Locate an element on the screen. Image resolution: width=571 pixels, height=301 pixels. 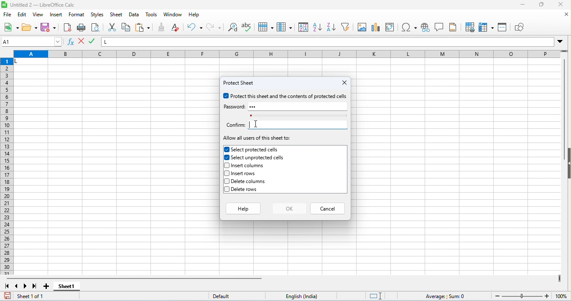
sheet 1 is located at coordinates (67, 287).